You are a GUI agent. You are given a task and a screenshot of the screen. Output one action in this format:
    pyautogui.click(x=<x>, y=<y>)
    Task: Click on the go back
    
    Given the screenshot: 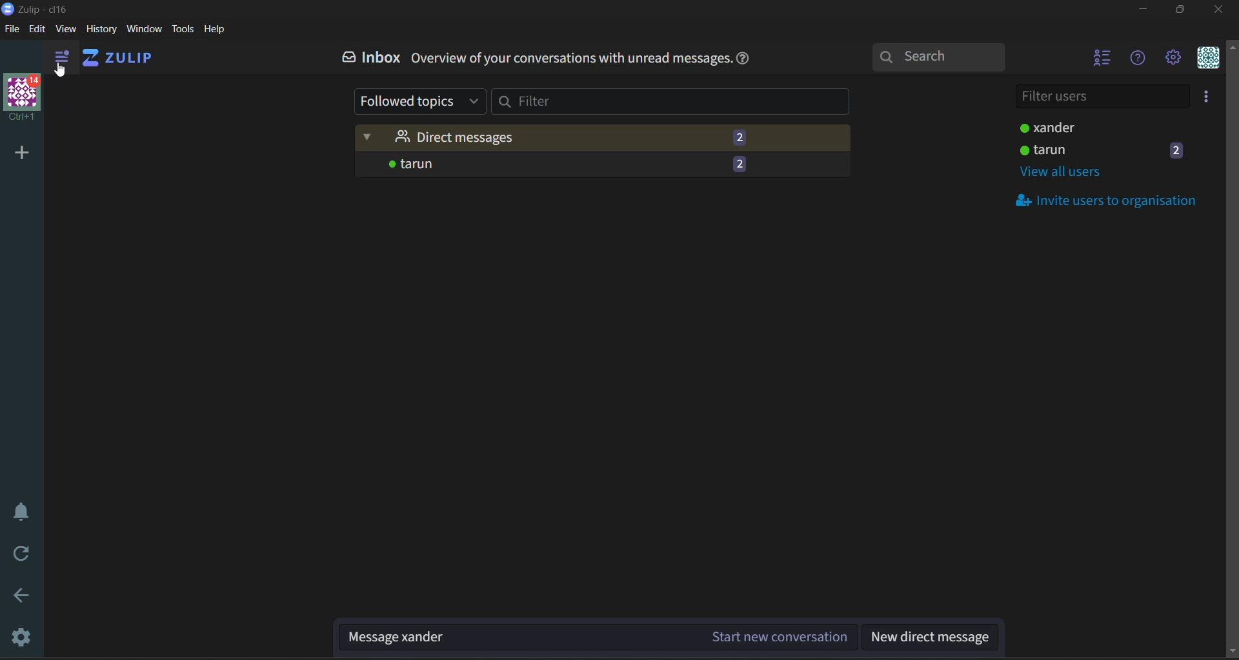 What is the action you would take?
    pyautogui.click(x=25, y=596)
    